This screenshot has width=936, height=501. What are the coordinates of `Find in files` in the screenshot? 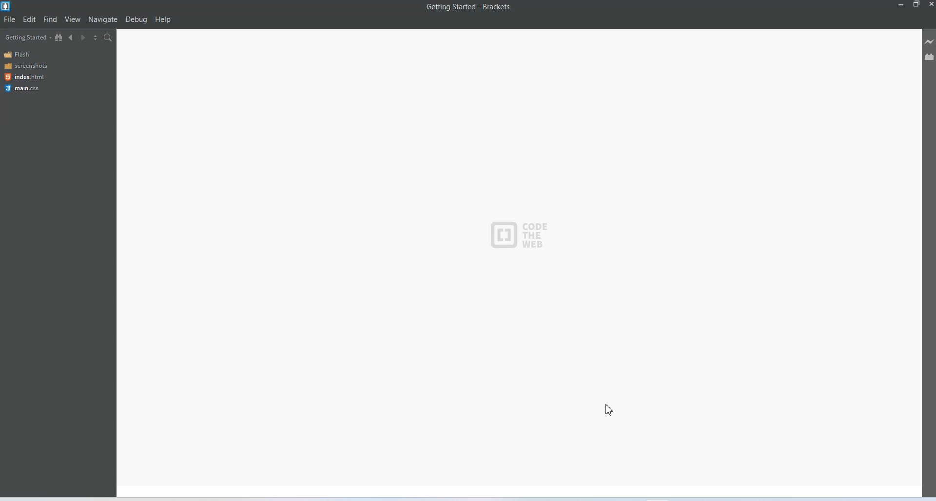 It's located at (108, 38).